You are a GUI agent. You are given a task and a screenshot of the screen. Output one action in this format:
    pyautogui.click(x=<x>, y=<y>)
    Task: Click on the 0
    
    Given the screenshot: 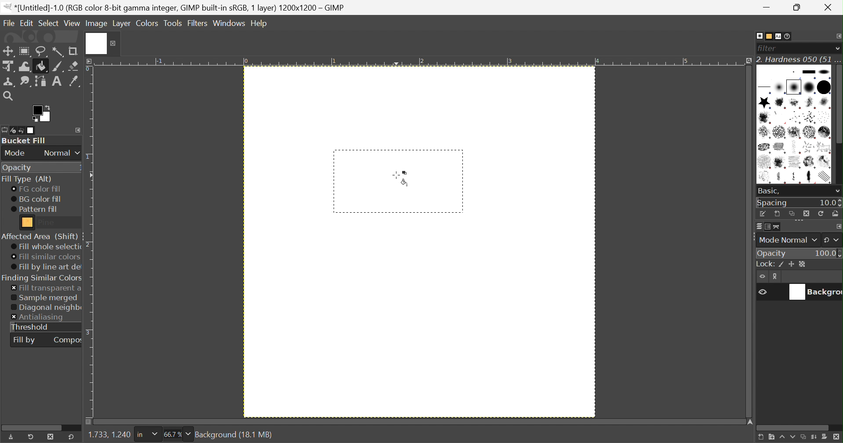 What is the action you would take?
    pyautogui.click(x=245, y=62)
    